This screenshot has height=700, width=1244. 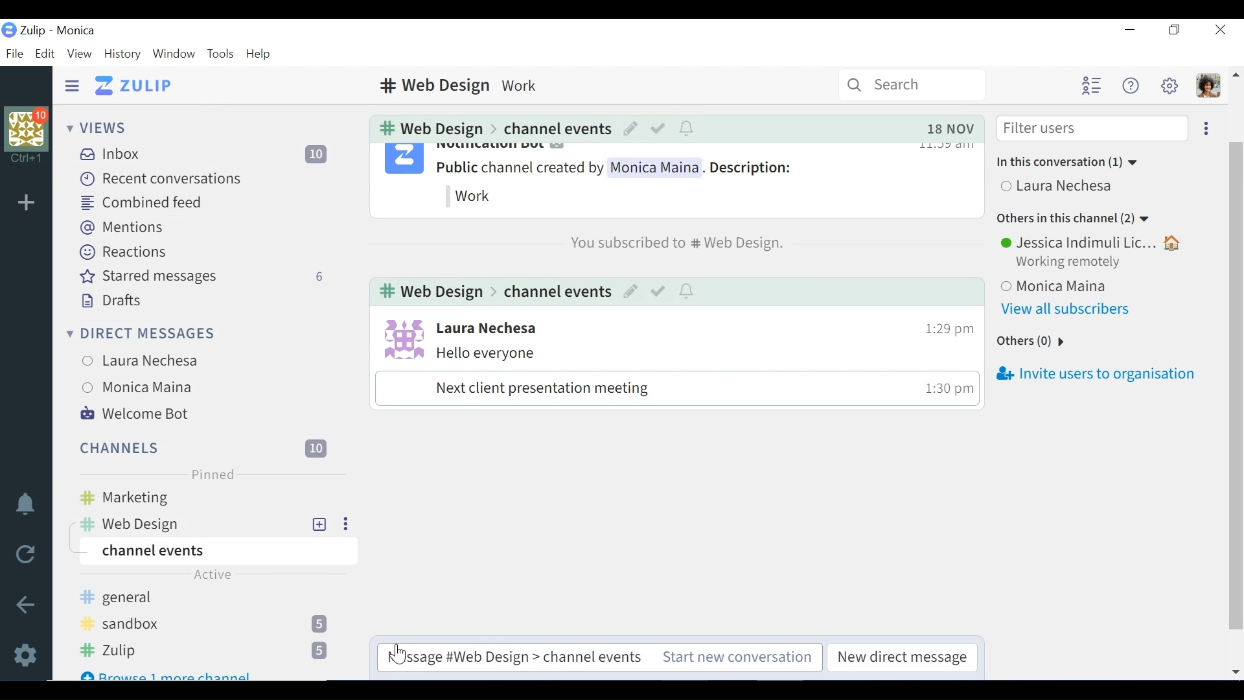 I want to click on User, so click(x=147, y=388).